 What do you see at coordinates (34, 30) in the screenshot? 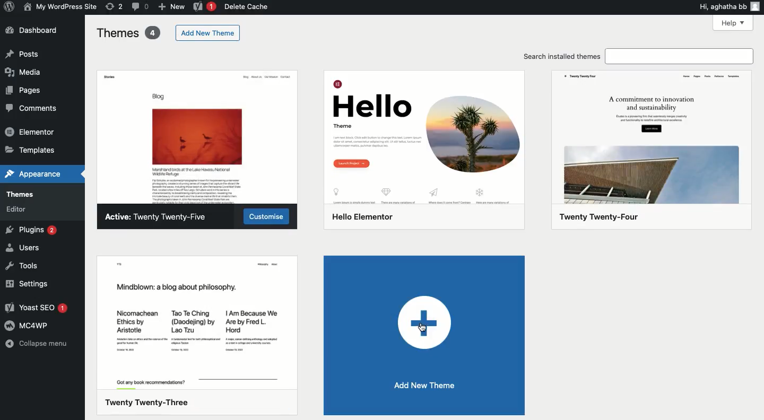
I see `Dashboard` at bounding box center [34, 30].